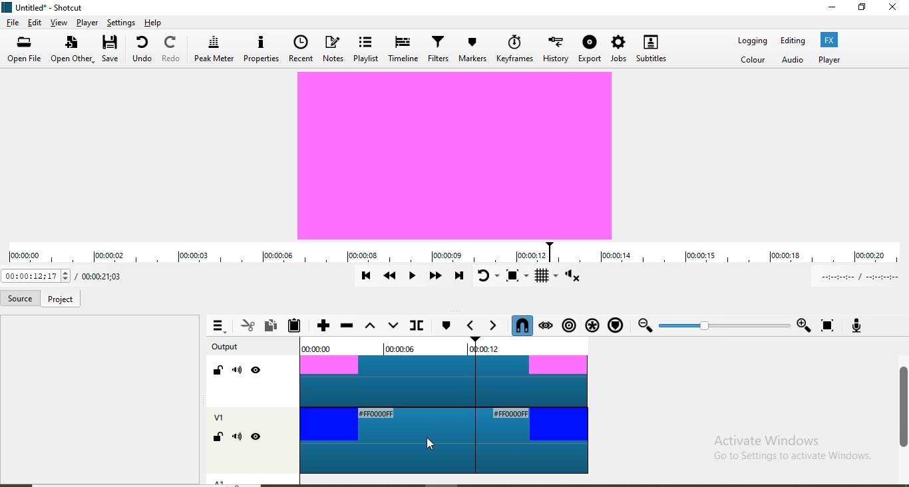  Describe the element at coordinates (495, 327) in the screenshot. I see `Next marker` at that location.